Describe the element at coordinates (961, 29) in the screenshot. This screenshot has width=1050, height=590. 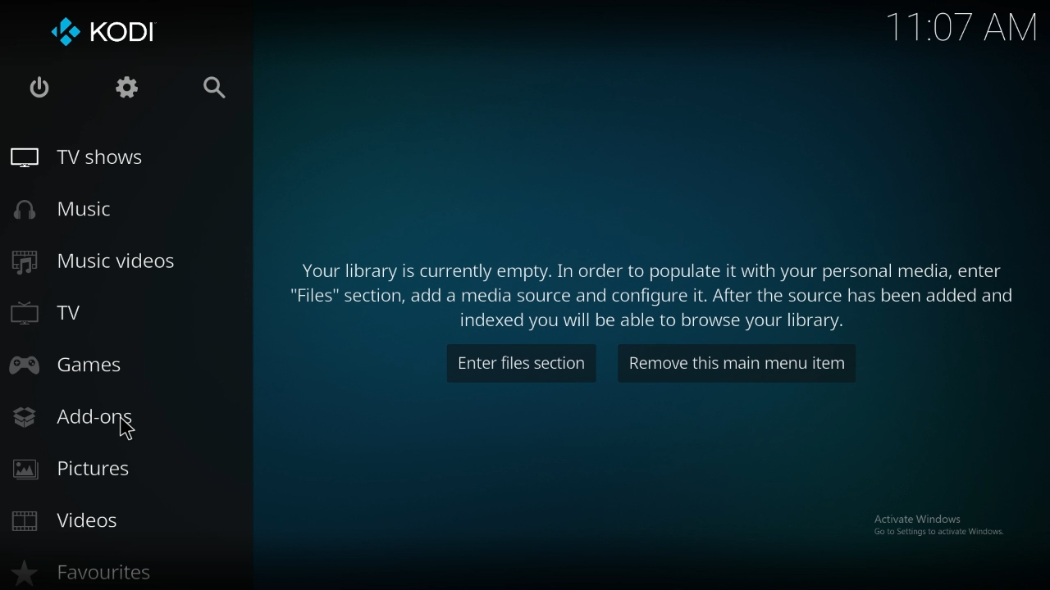
I see `time` at that location.